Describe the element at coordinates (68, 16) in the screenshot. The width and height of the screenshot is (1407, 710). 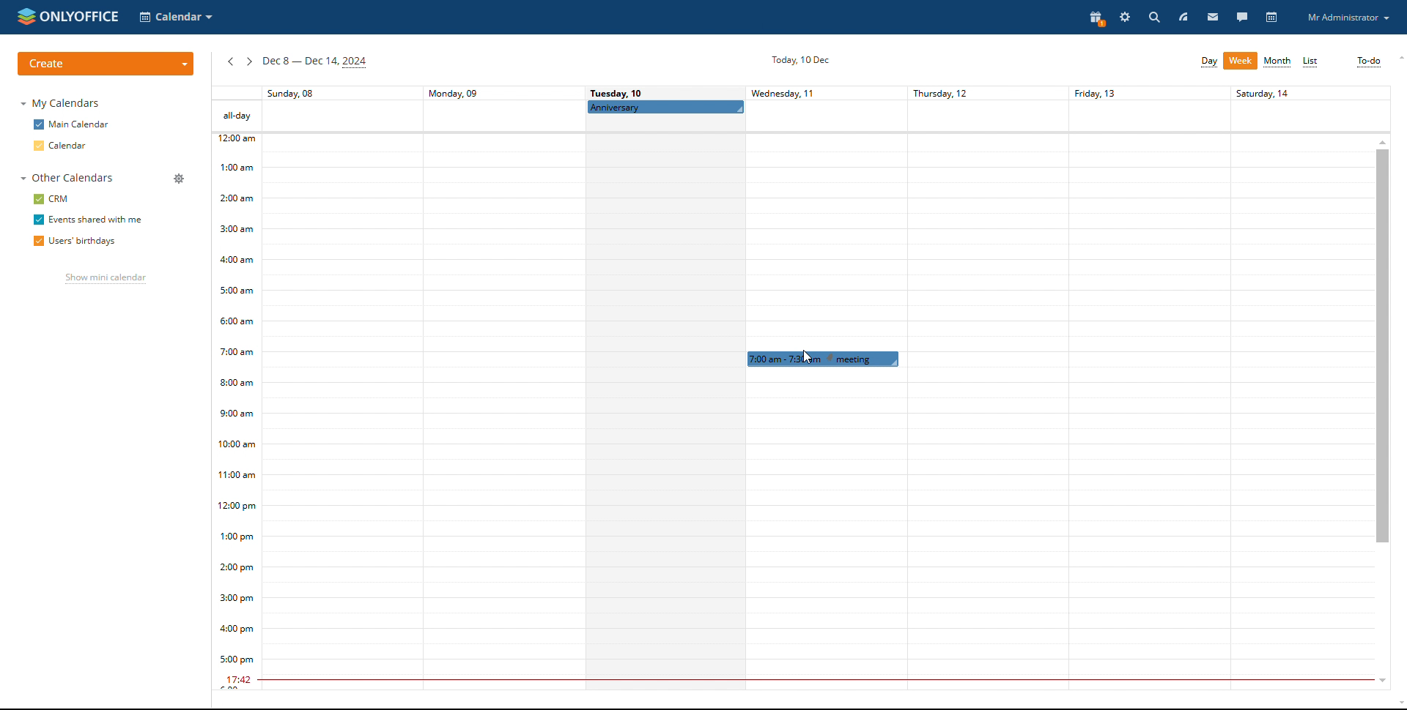
I see `logo` at that location.